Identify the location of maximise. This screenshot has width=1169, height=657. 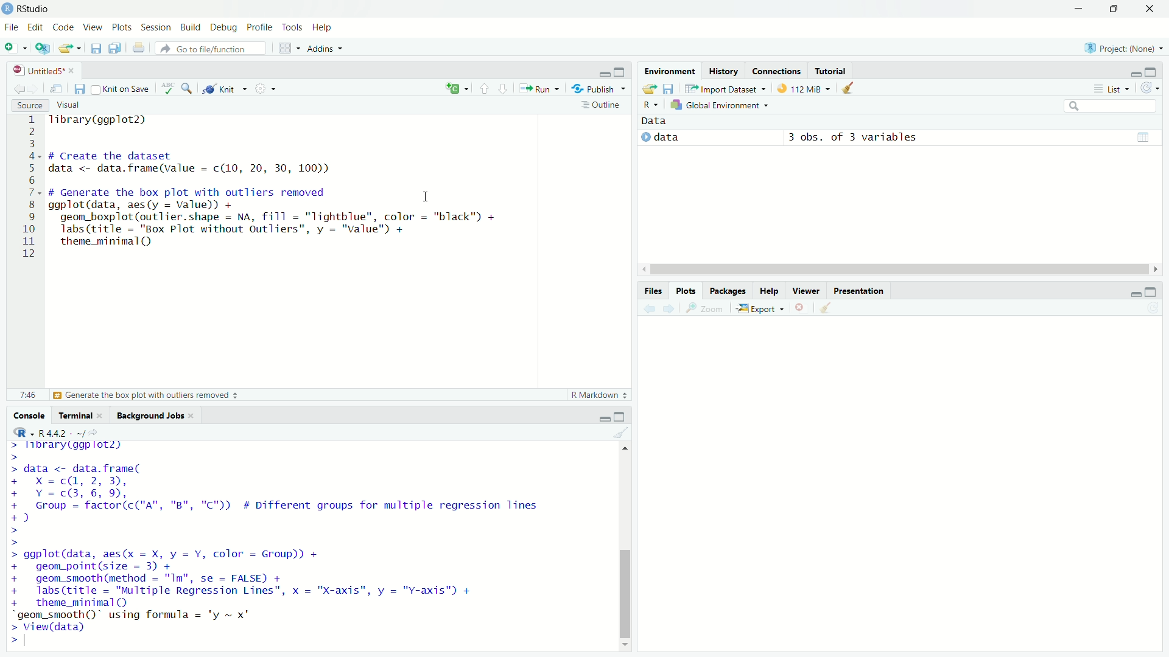
(622, 72).